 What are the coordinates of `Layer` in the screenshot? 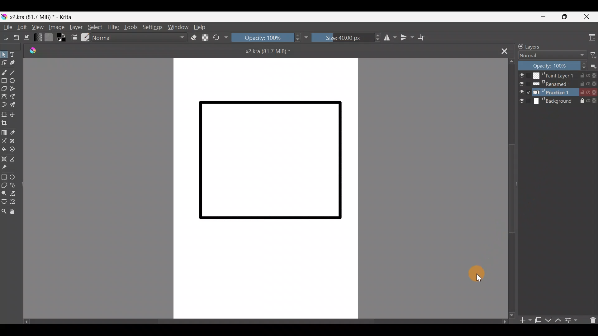 It's located at (75, 27).